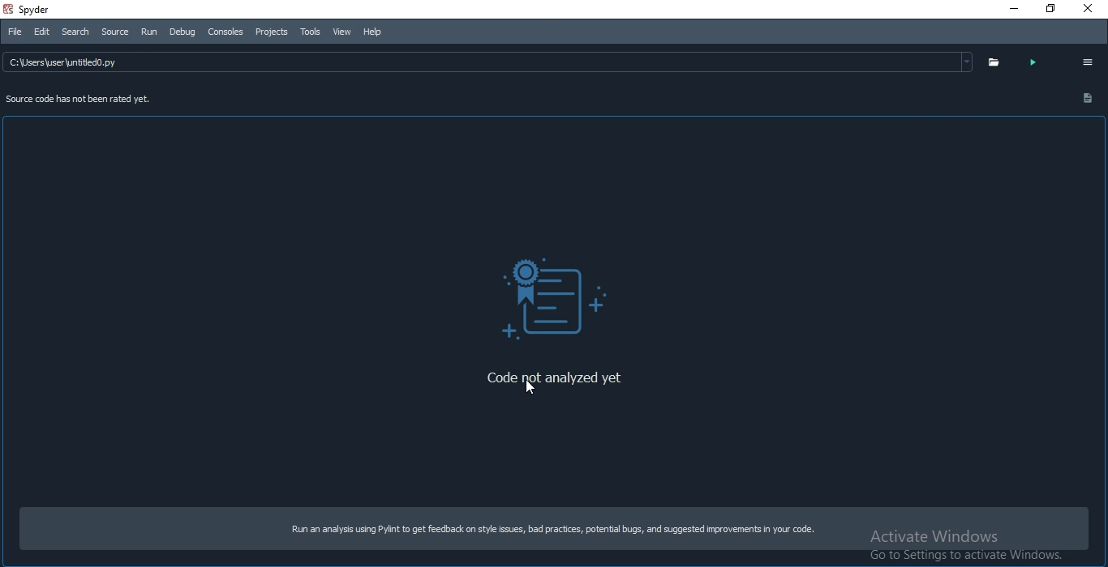 This screenshot has height=567, width=1108. What do you see at coordinates (73, 32) in the screenshot?
I see `search` at bounding box center [73, 32].